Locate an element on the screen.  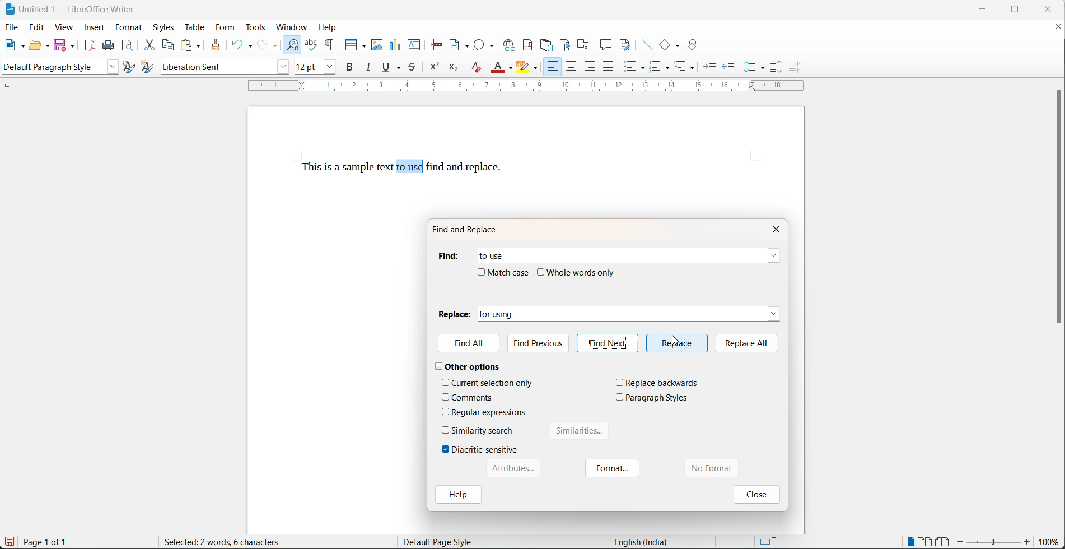
other options is located at coordinates (468, 366).